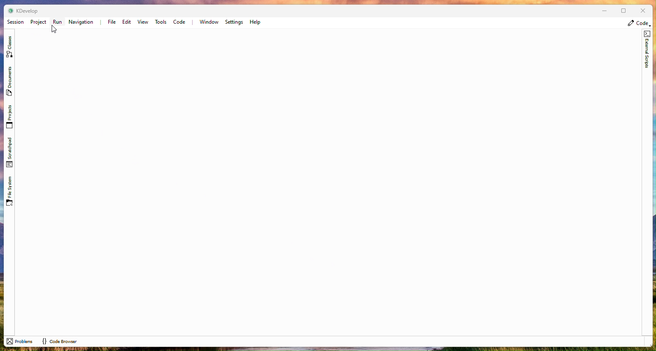 Image resolution: width=656 pixels, height=351 pixels. I want to click on Navigation, so click(82, 22).